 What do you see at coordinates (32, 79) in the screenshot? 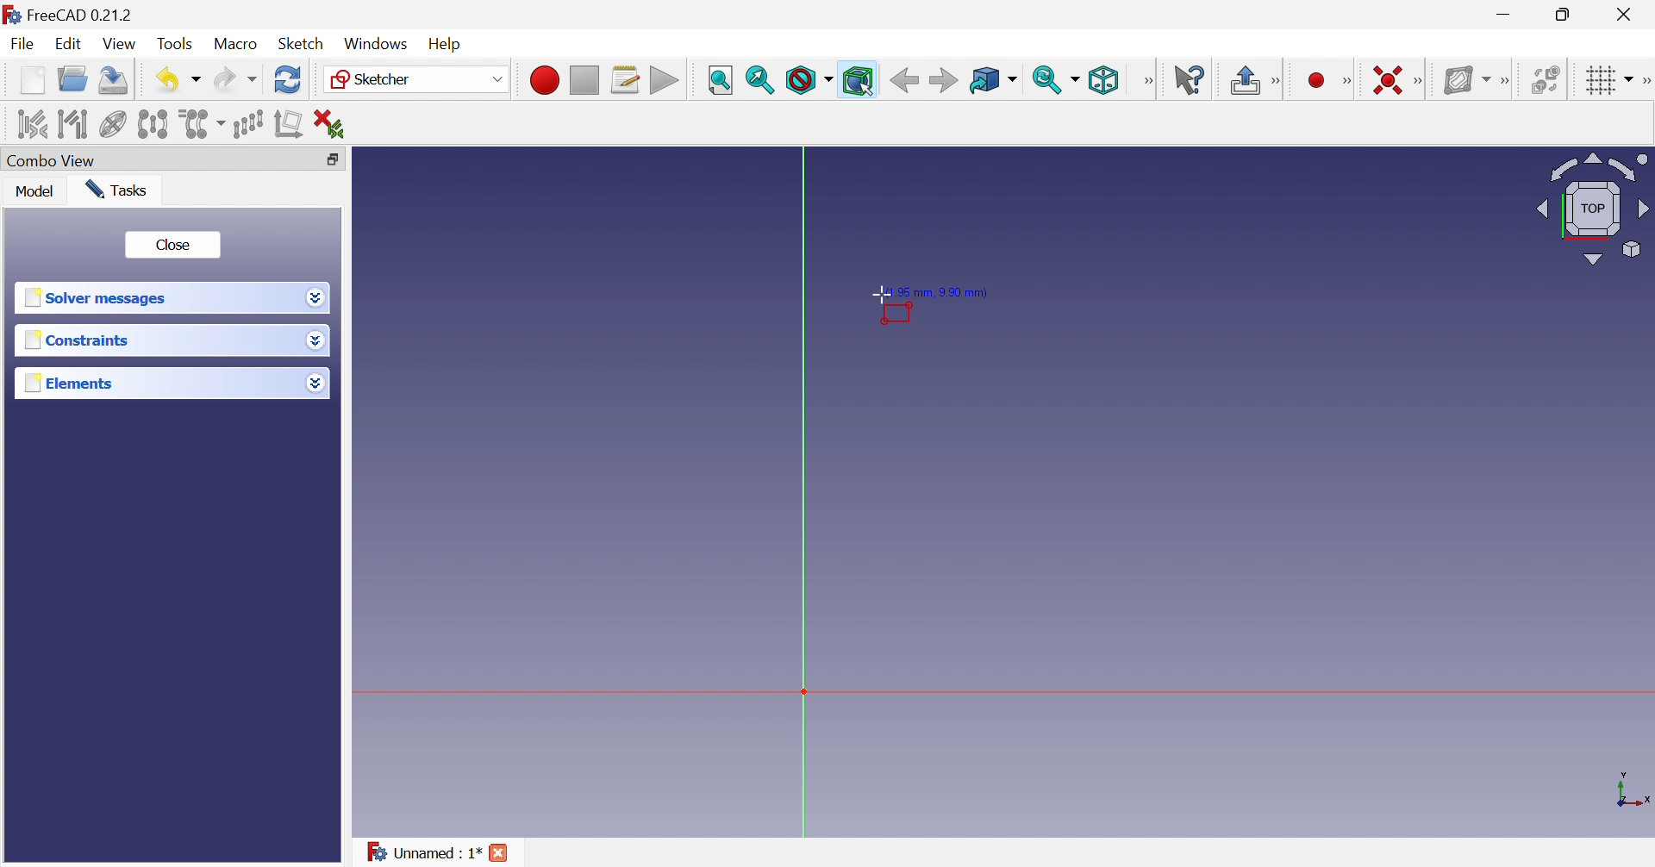
I see `New` at bounding box center [32, 79].